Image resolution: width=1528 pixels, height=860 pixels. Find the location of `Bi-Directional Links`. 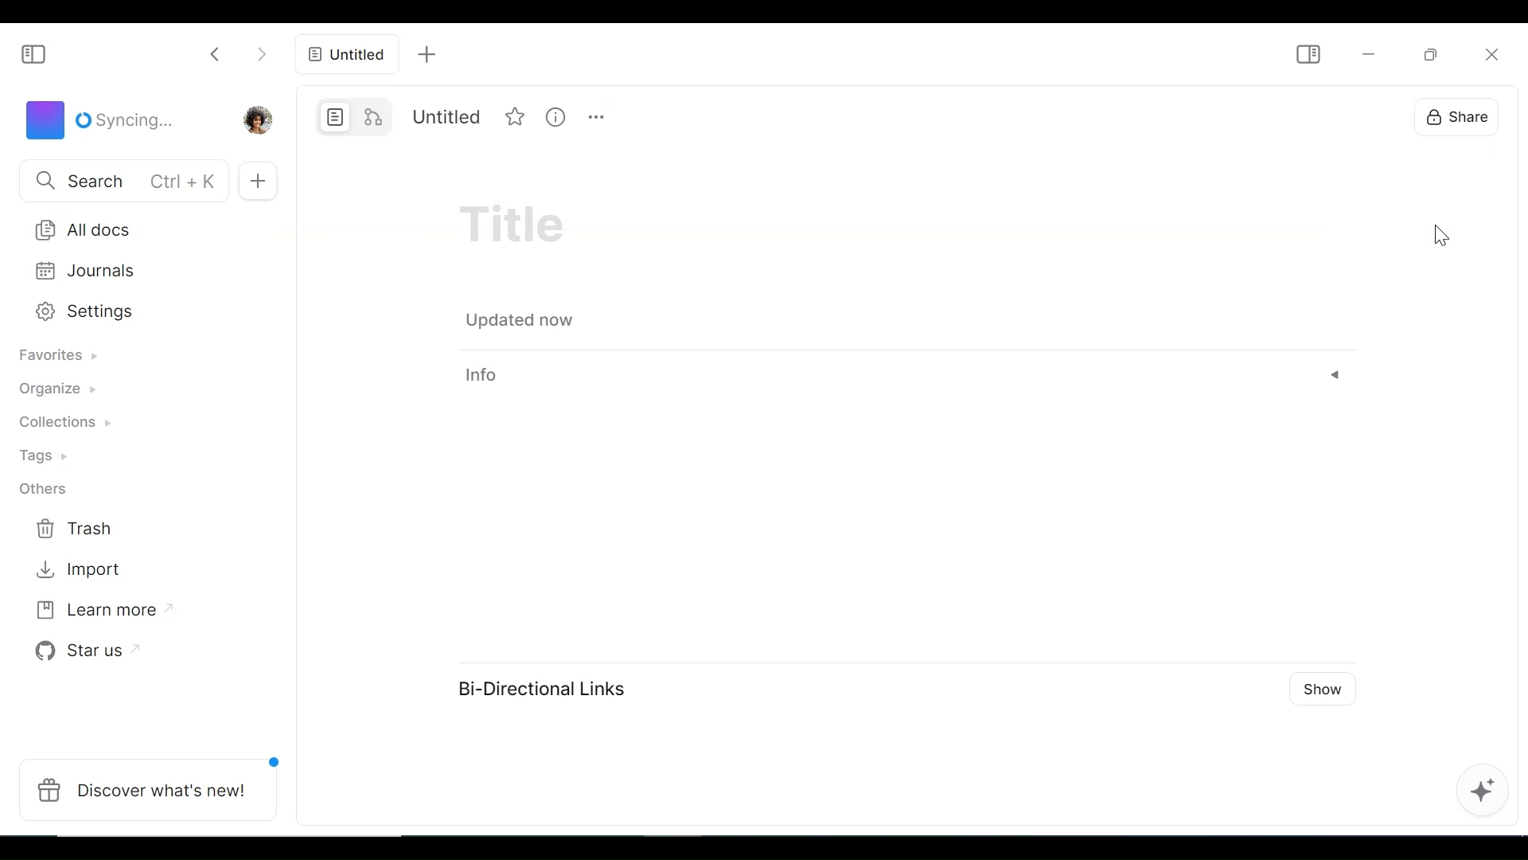

Bi-Directional Links is located at coordinates (540, 686).